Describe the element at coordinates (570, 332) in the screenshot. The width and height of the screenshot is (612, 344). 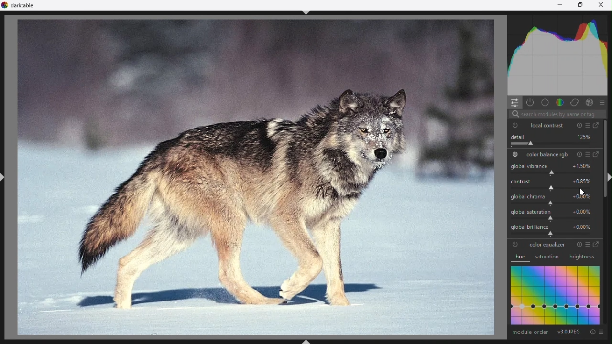
I see `version 3.0 JPEG` at that location.